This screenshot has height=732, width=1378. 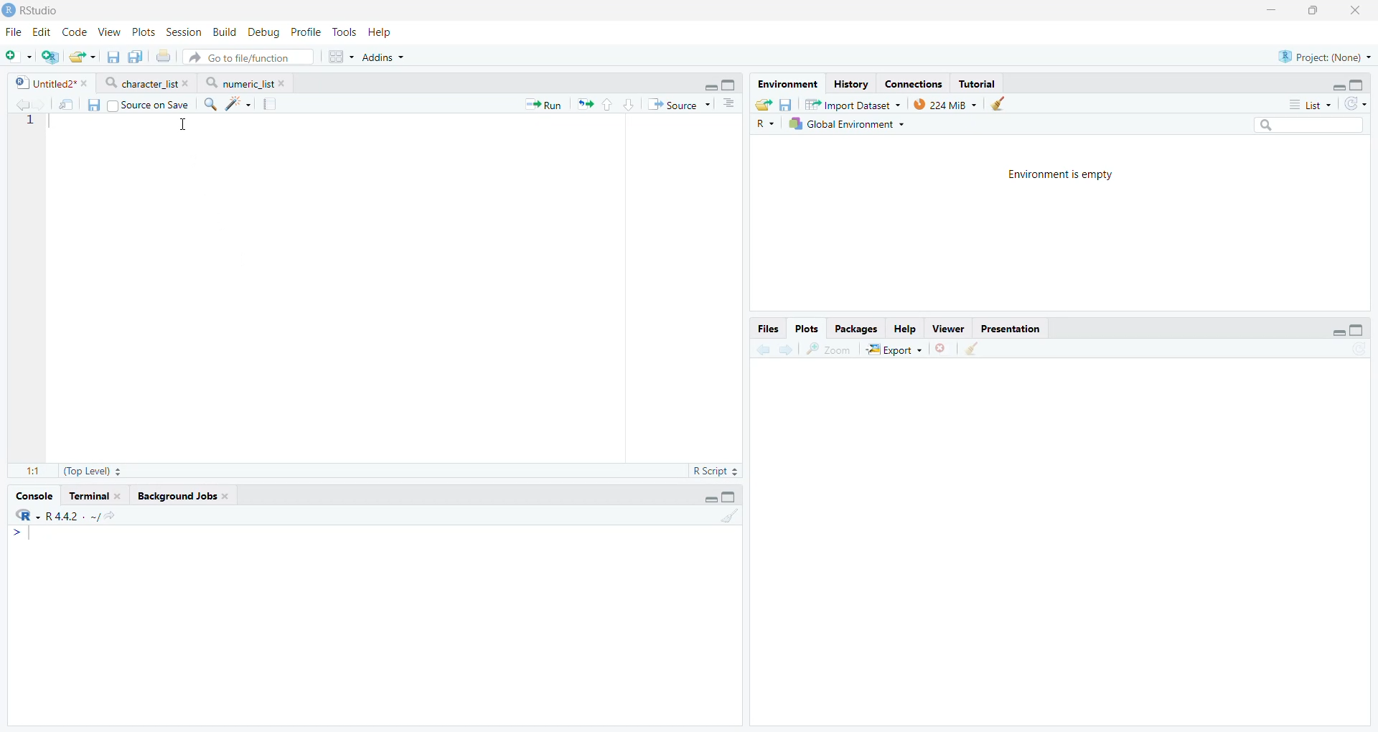 What do you see at coordinates (1358, 329) in the screenshot?
I see `Full Height` at bounding box center [1358, 329].